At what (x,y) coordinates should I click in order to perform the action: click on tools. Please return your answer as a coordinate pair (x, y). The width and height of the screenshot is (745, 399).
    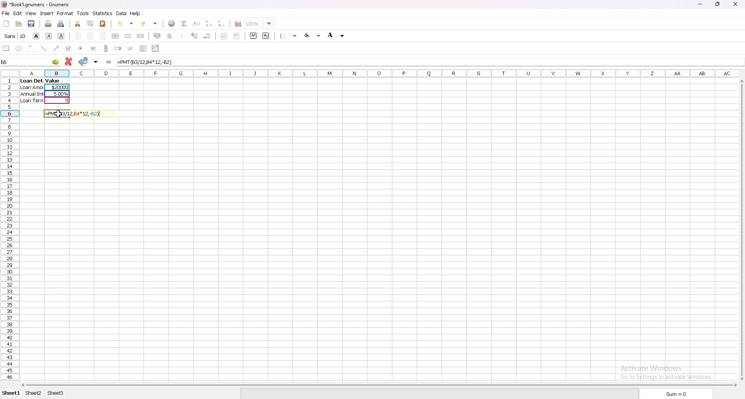
    Looking at the image, I should click on (83, 14).